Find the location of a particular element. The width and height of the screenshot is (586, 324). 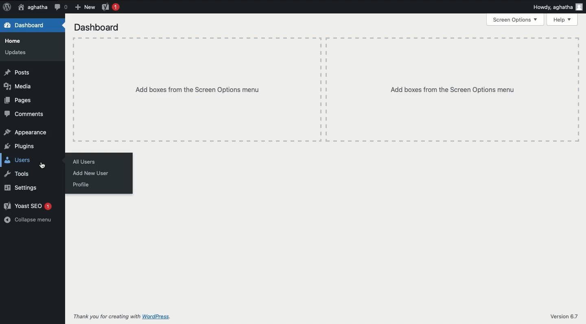

wordpress is located at coordinates (156, 315).